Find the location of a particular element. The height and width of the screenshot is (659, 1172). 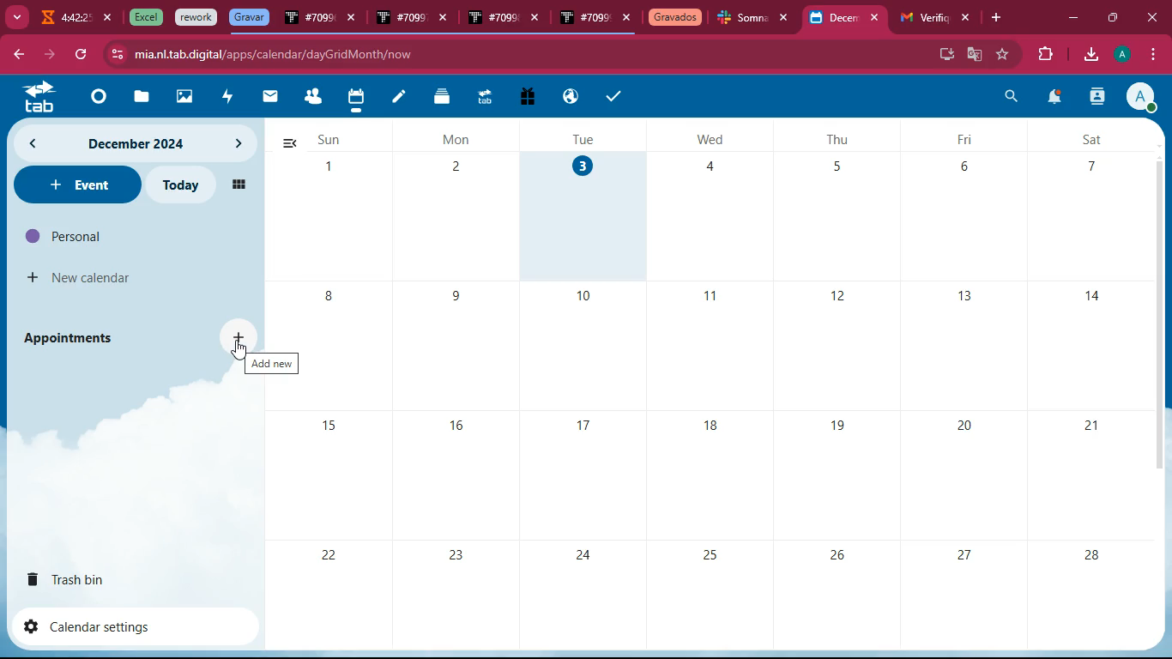

google translator is located at coordinates (975, 54).